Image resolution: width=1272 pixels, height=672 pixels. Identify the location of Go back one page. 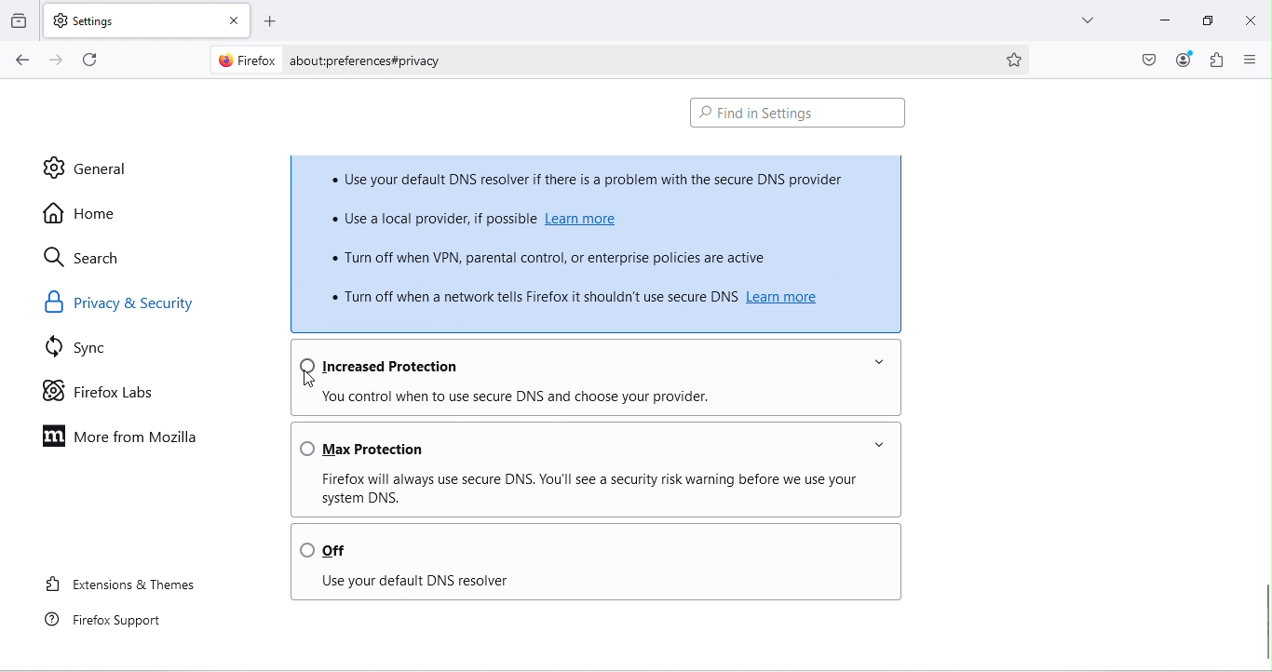
(20, 60).